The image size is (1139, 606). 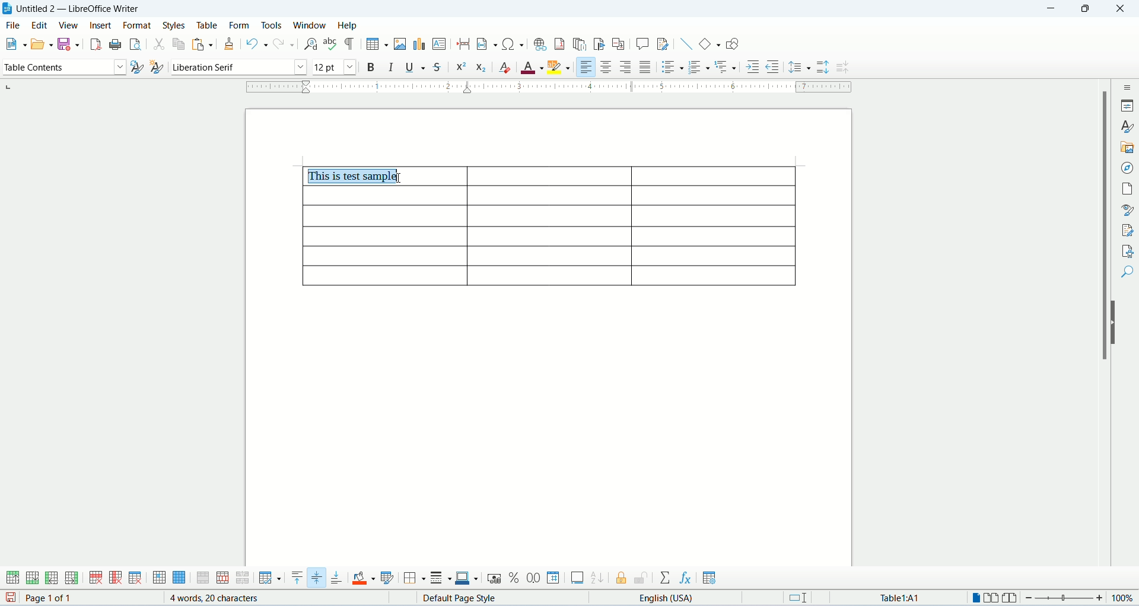 I want to click on split cells, so click(x=224, y=578).